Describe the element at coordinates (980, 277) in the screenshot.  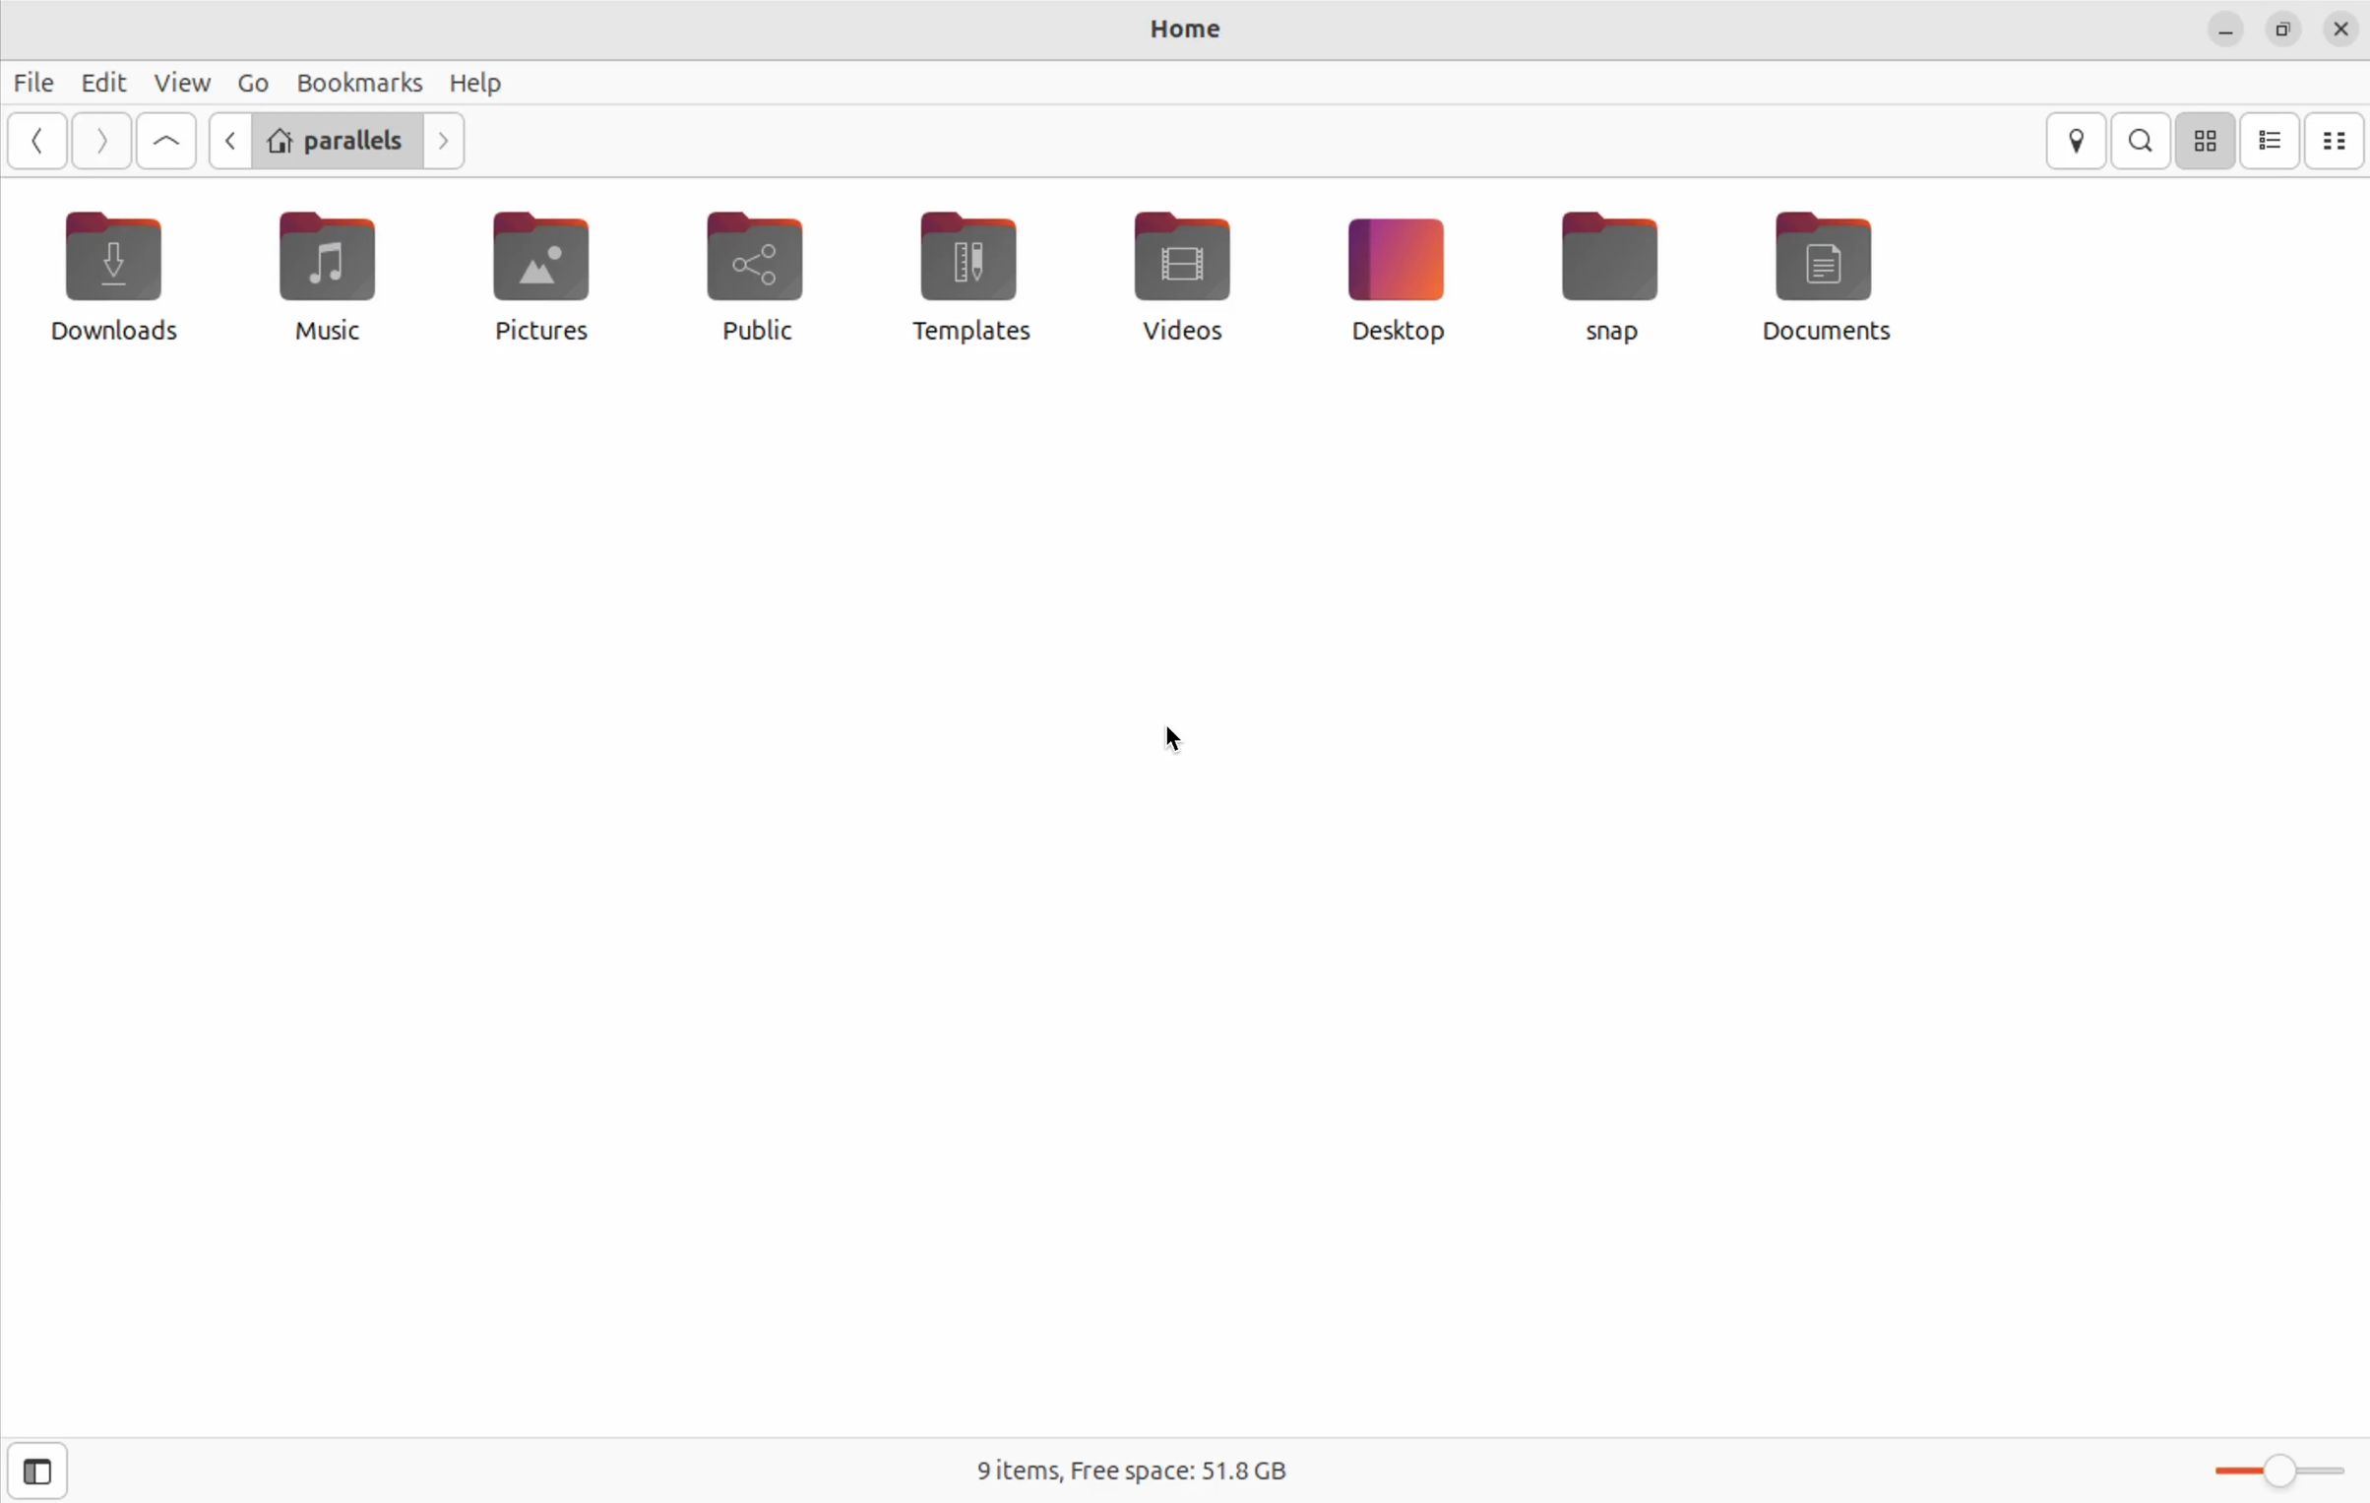
I see `Templates` at that location.